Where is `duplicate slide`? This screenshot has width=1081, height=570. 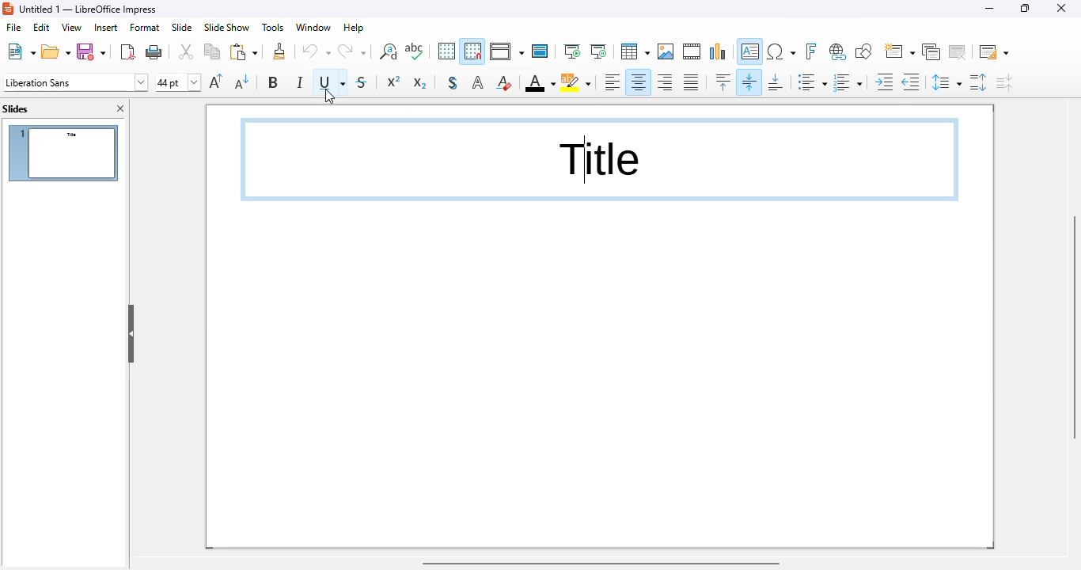 duplicate slide is located at coordinates (931, 51).